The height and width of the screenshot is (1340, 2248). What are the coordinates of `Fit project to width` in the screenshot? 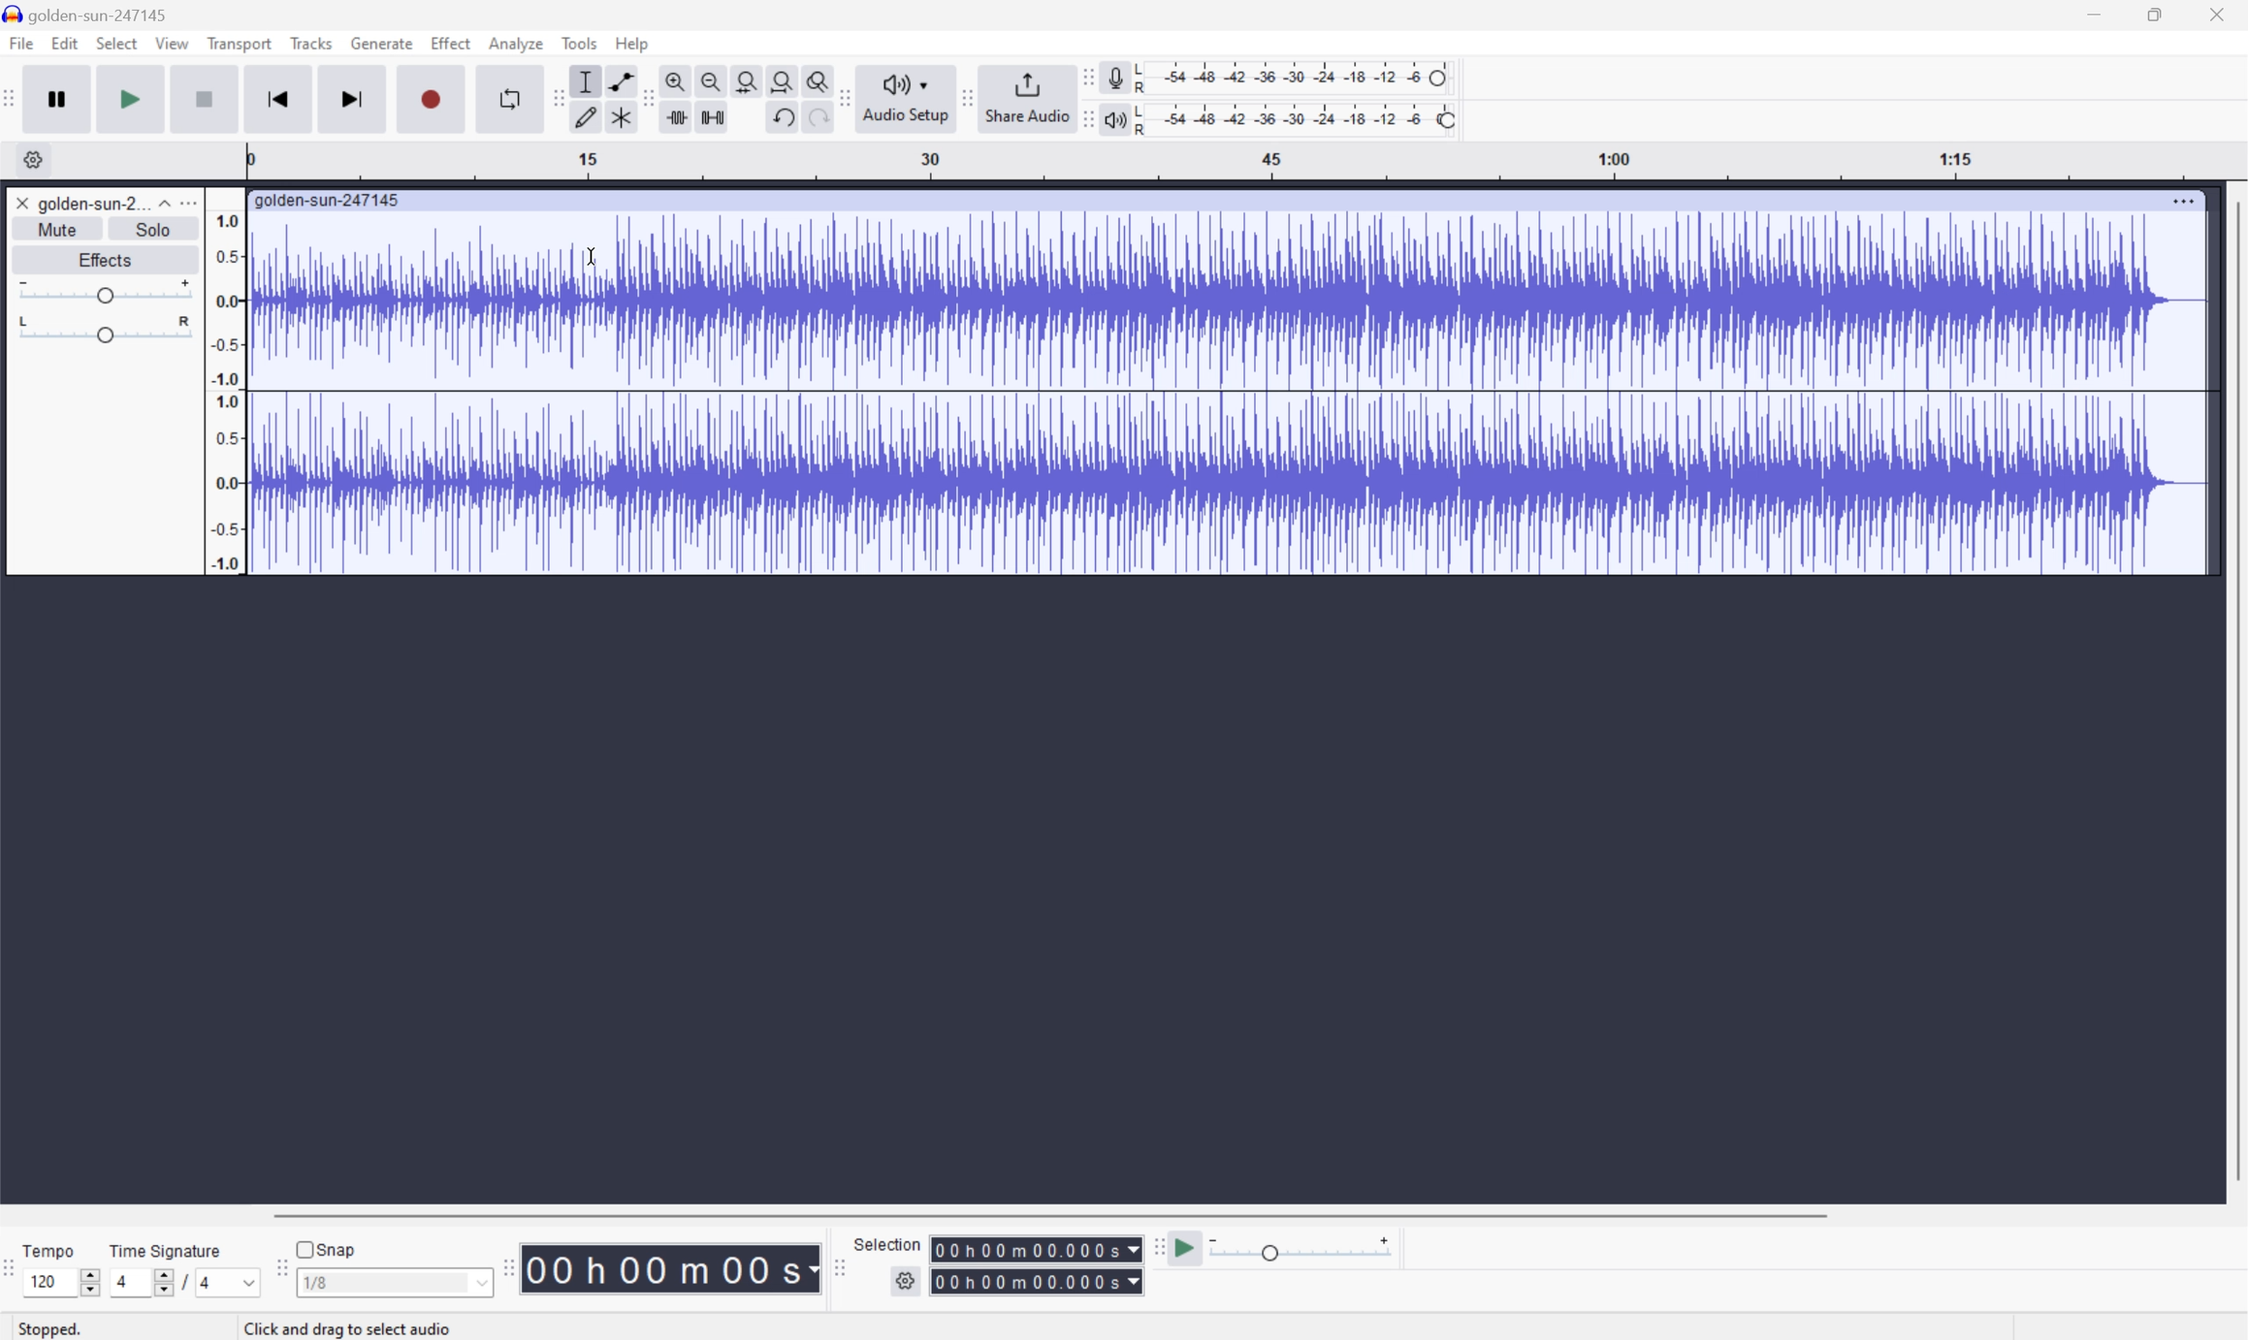 It's located at (785, 80).